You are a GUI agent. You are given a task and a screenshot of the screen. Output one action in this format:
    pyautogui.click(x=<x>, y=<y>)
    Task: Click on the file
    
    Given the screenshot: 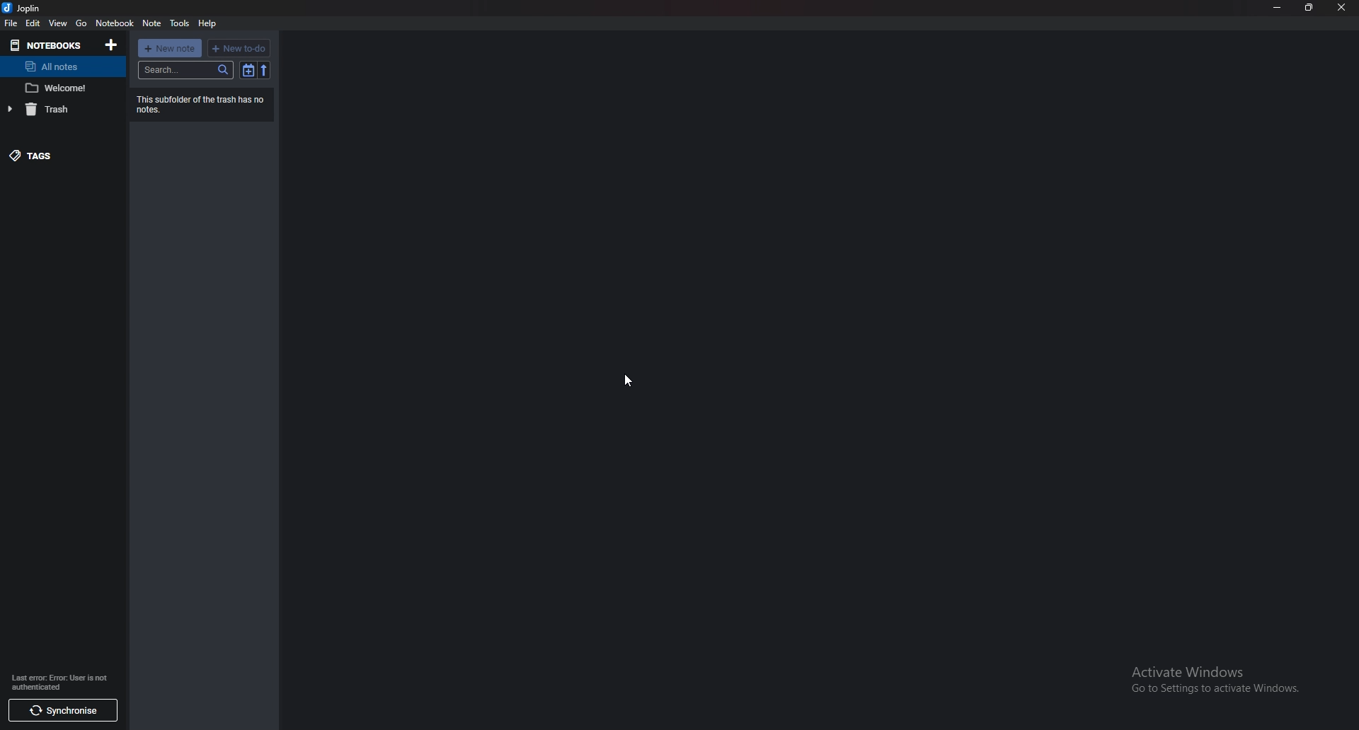 What is the action you would take?
    pyautogui.click(x=12, y=23)
    